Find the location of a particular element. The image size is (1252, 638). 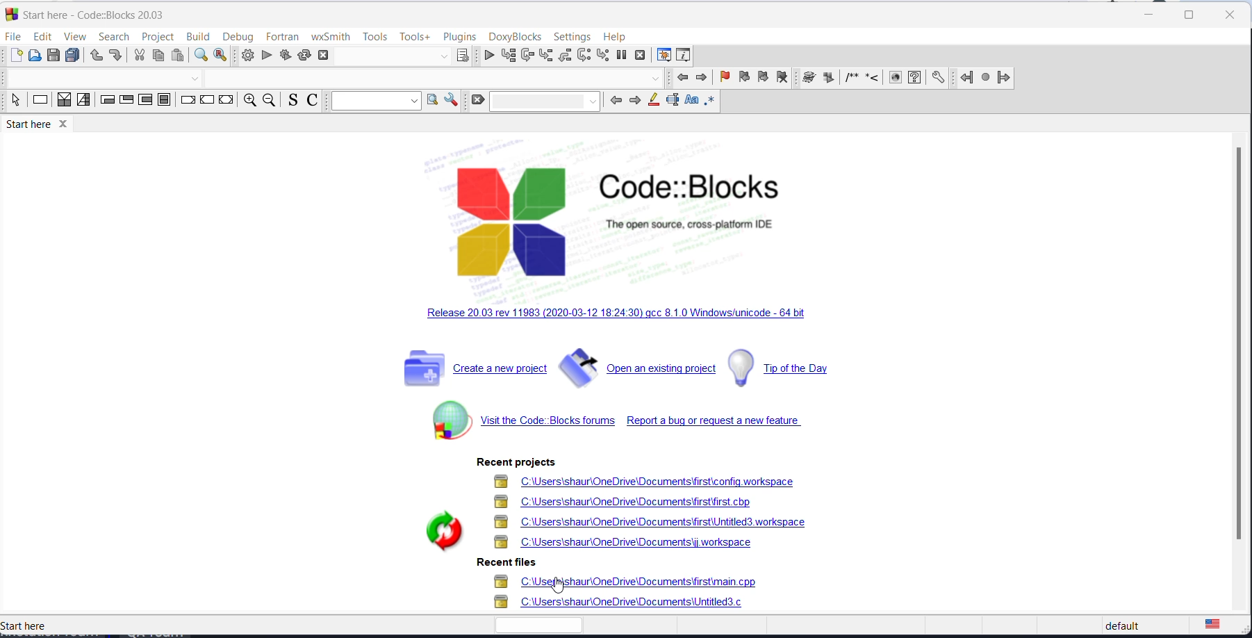

STEP OUT is located at coordinates (566, 57).